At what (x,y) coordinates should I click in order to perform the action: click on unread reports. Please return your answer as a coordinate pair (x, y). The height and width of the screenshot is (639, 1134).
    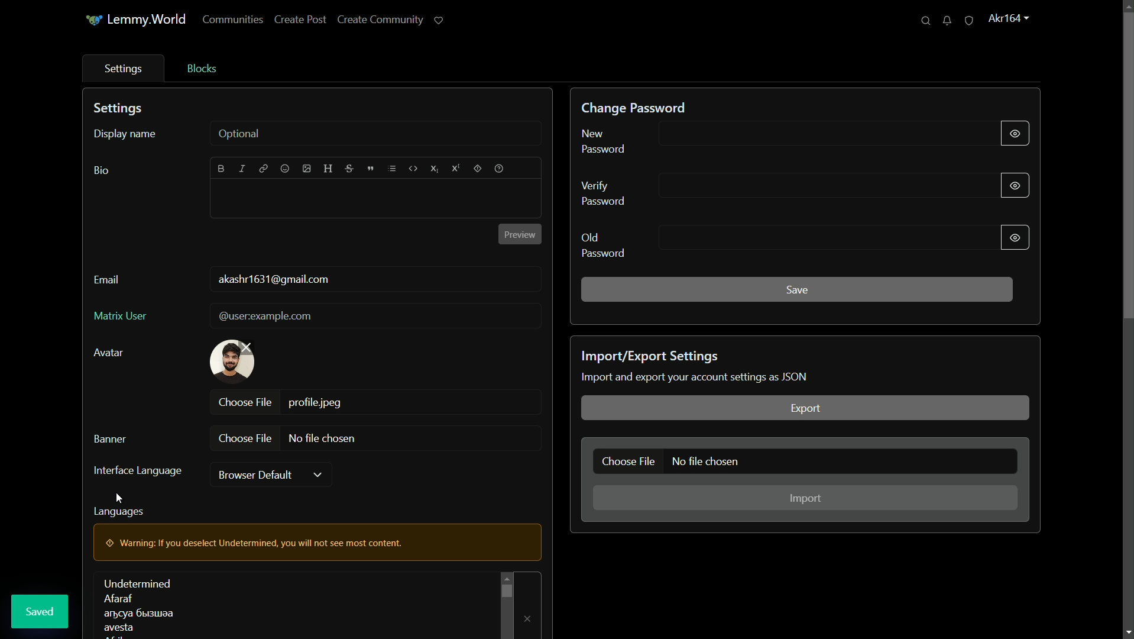
    Looking at the image, I should click on (968, 21).